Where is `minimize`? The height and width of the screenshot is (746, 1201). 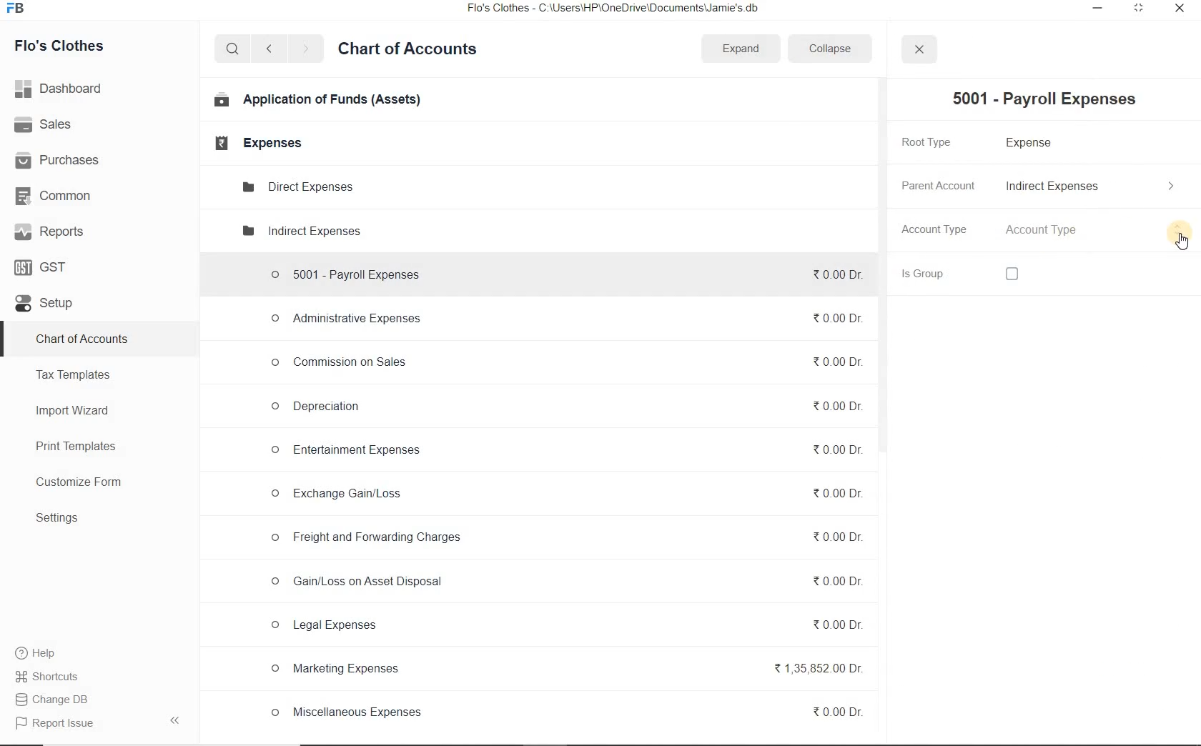
minimize is located at coordinates (1098, 9).